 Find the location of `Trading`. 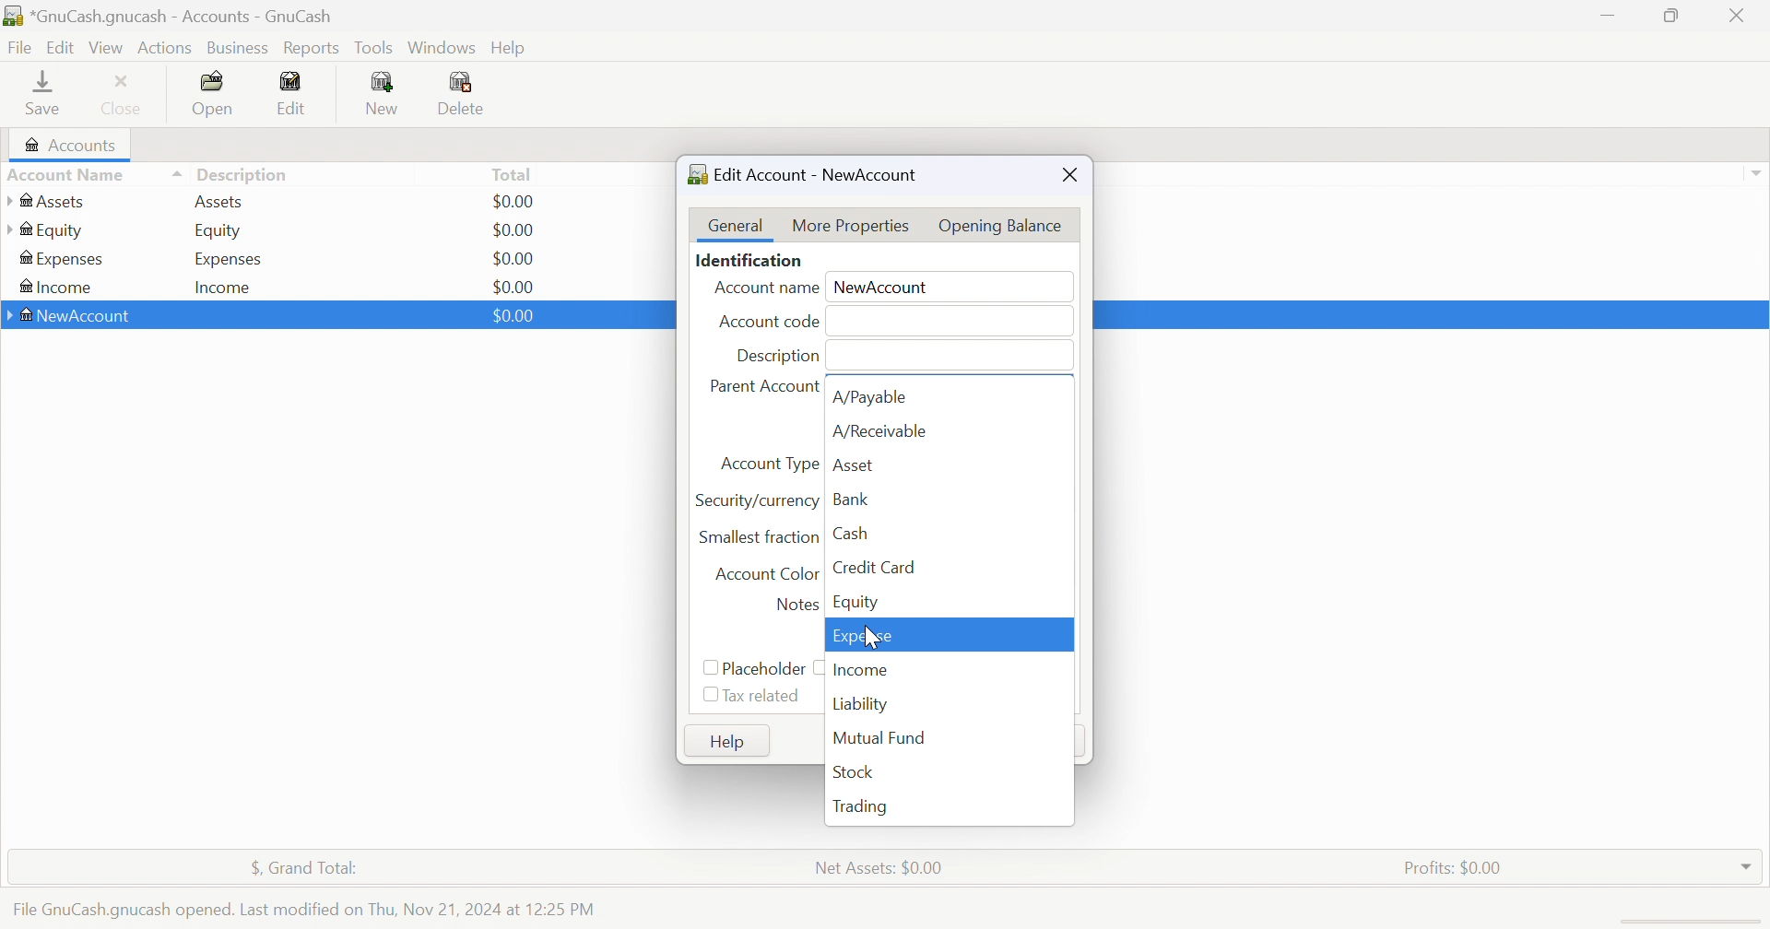

Trading is located at coordinates (864, 808).